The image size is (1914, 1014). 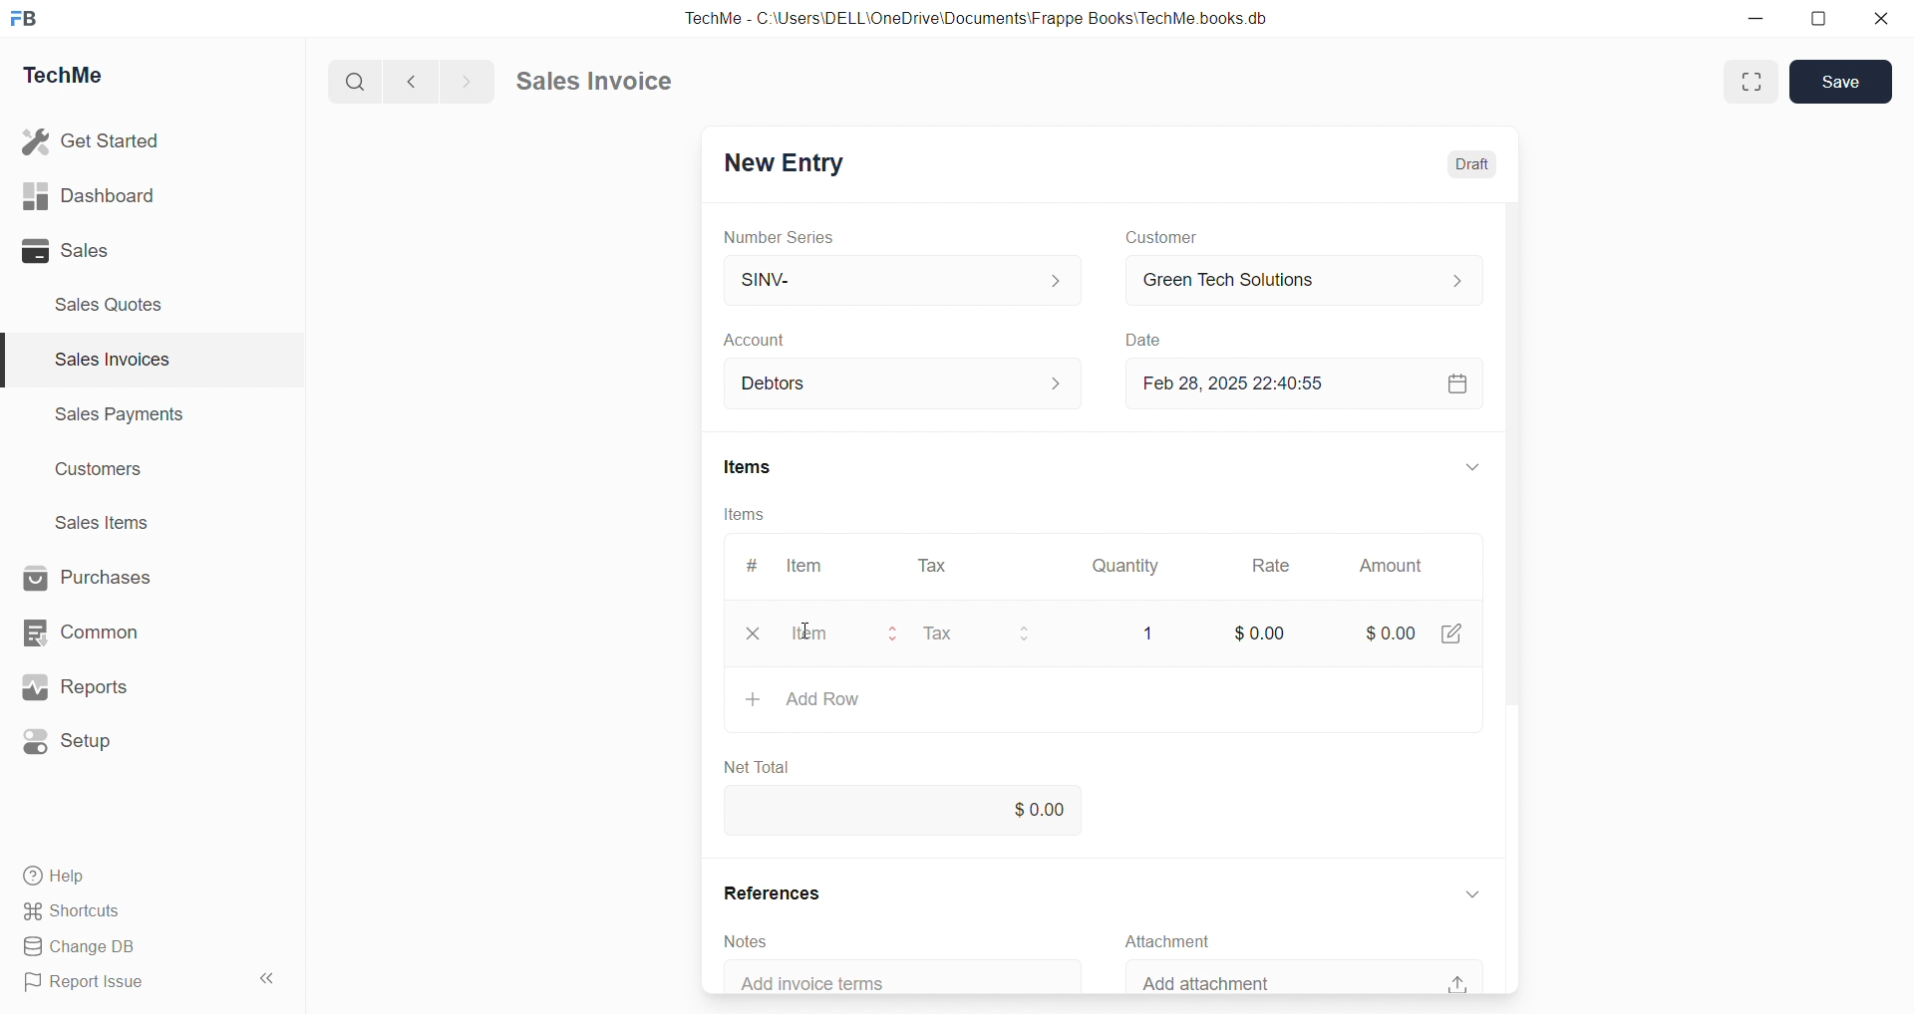 What do you see at coordinates (806, 566) in the screenshot?
I see `Item` at bounding box center [806, 566].